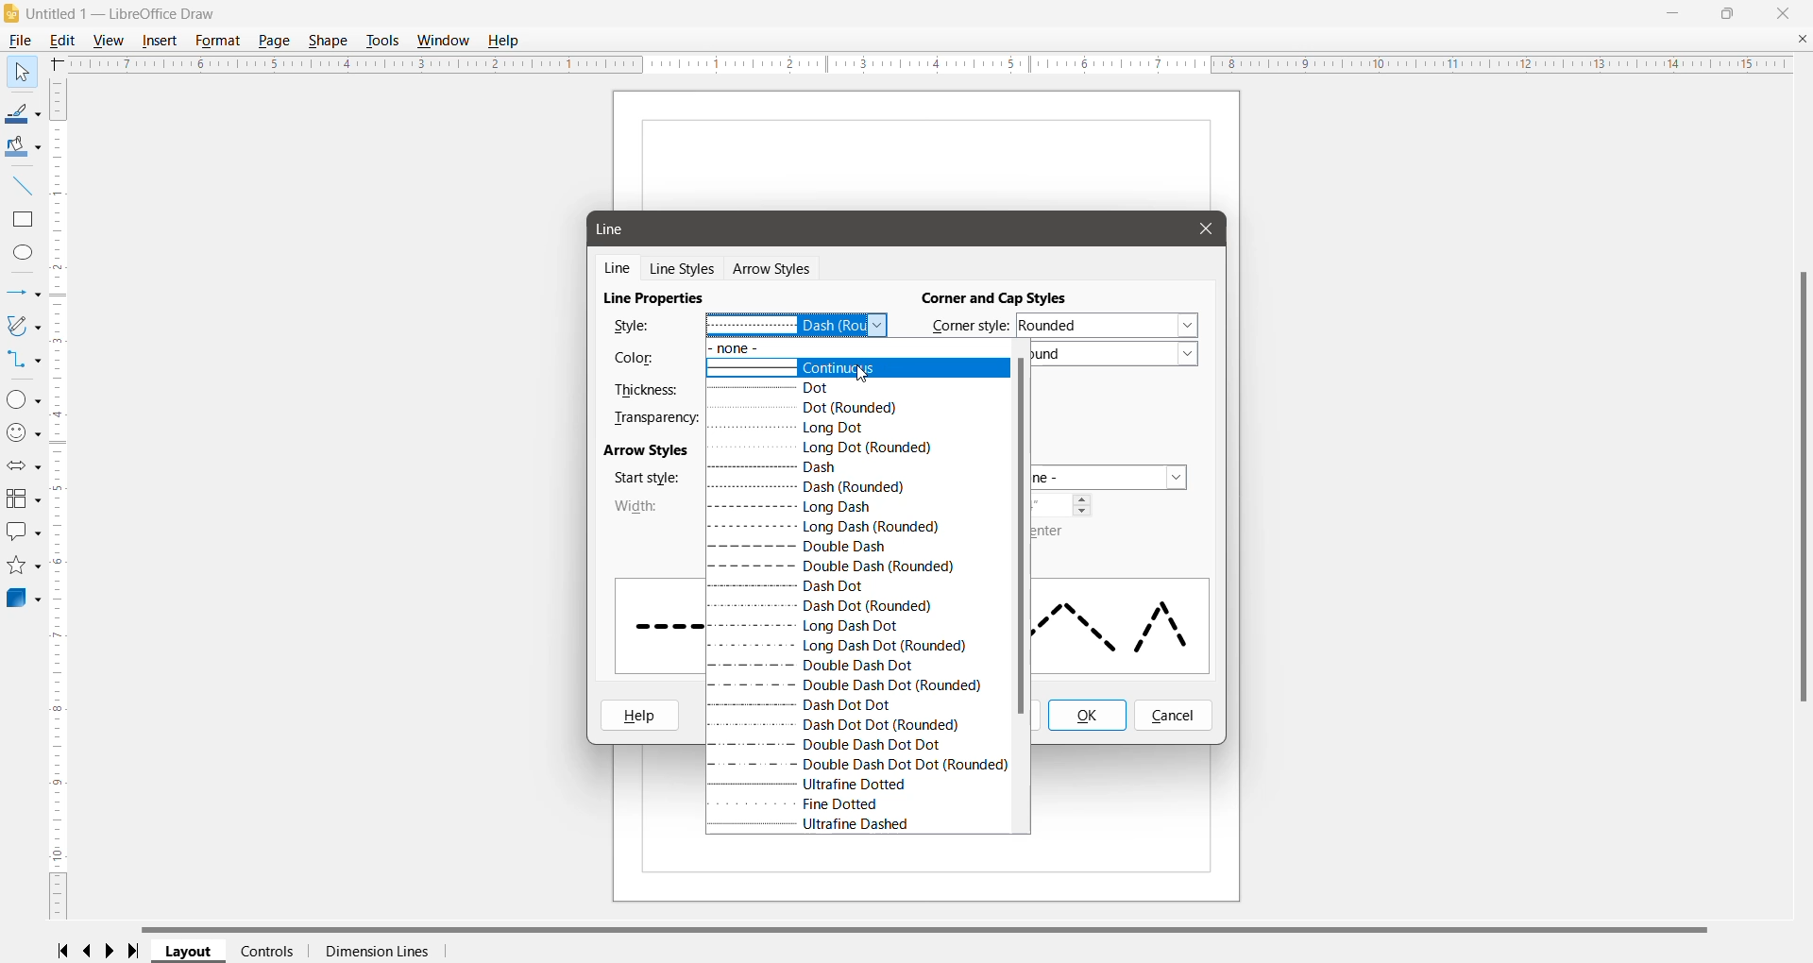 The height and width of the screenshot is (963, 1813). What do you see at coordinates (1180, 717) in the screenshot?
I see `cancel` at bounding box center [1180, 717].